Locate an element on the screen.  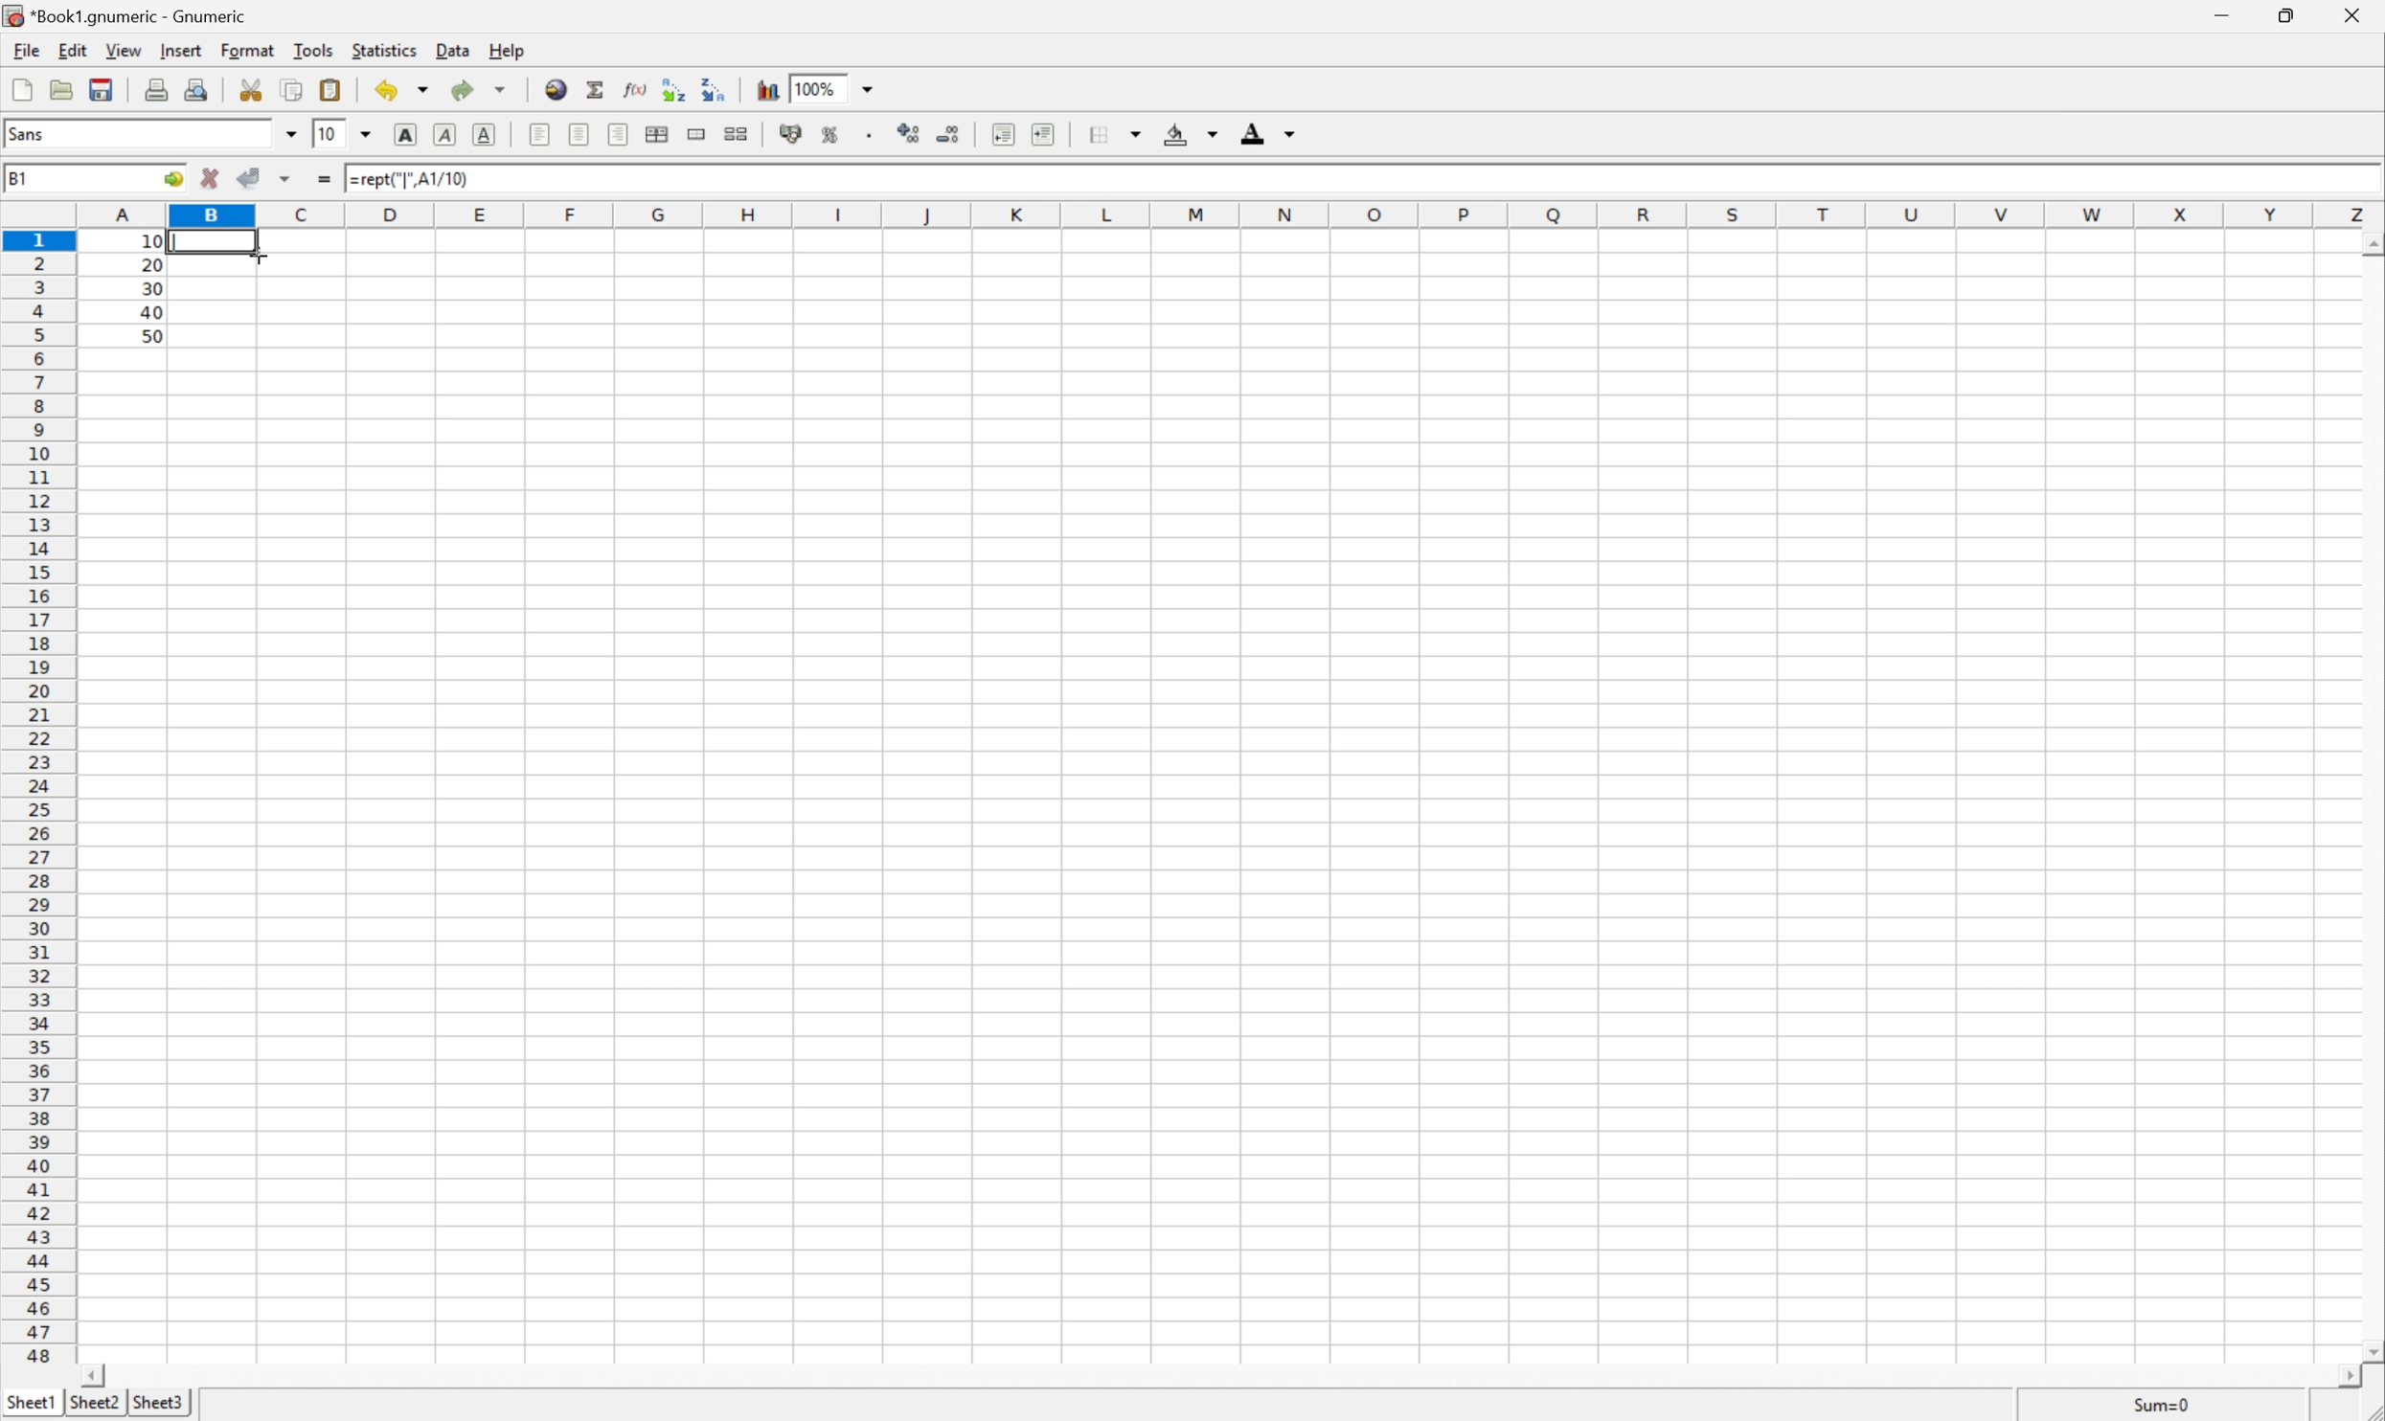
Decrease indent, and align the contents to the left is located at coordinates (1004, 132).